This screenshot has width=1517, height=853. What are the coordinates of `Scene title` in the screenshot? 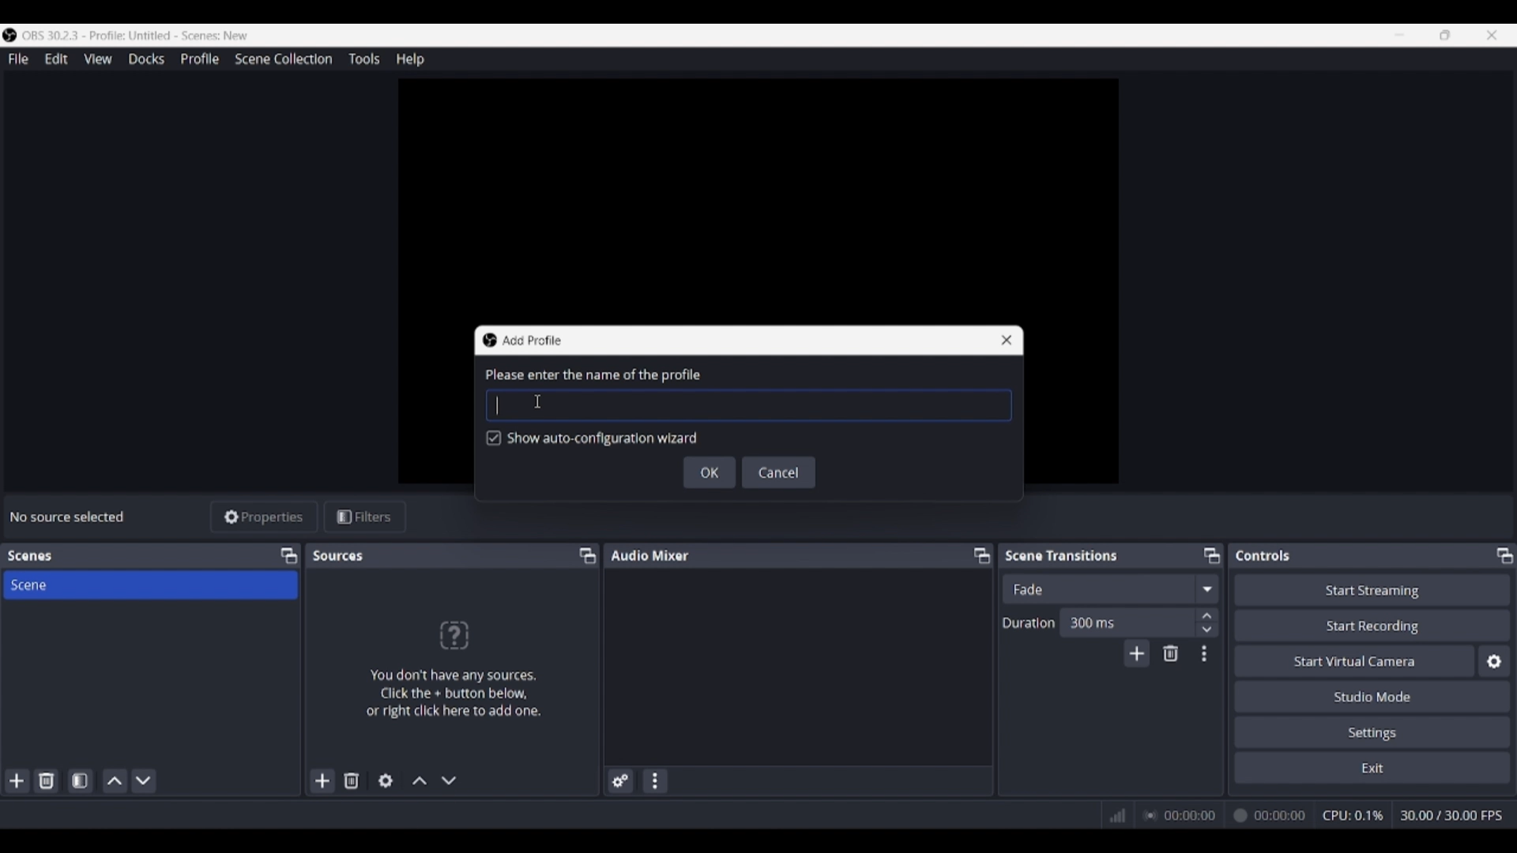 It's located at (150, 584).